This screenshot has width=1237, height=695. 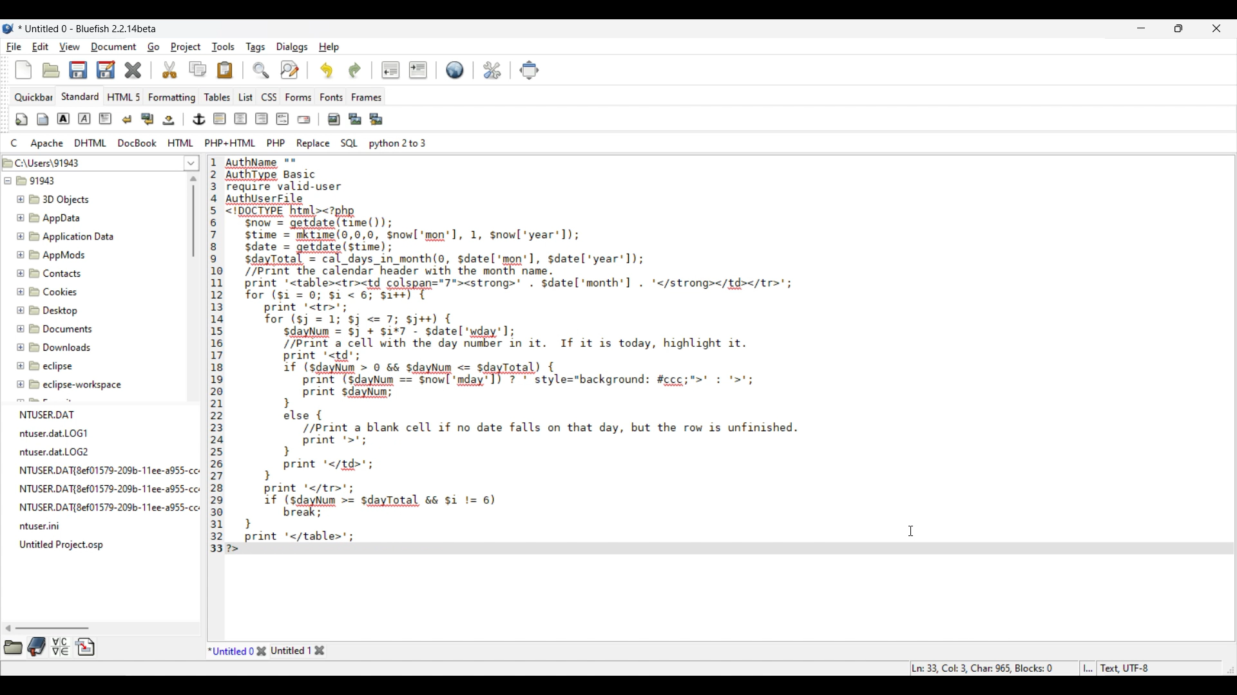 I want to click on Project name, software name and version, so click(x=90, y=28).